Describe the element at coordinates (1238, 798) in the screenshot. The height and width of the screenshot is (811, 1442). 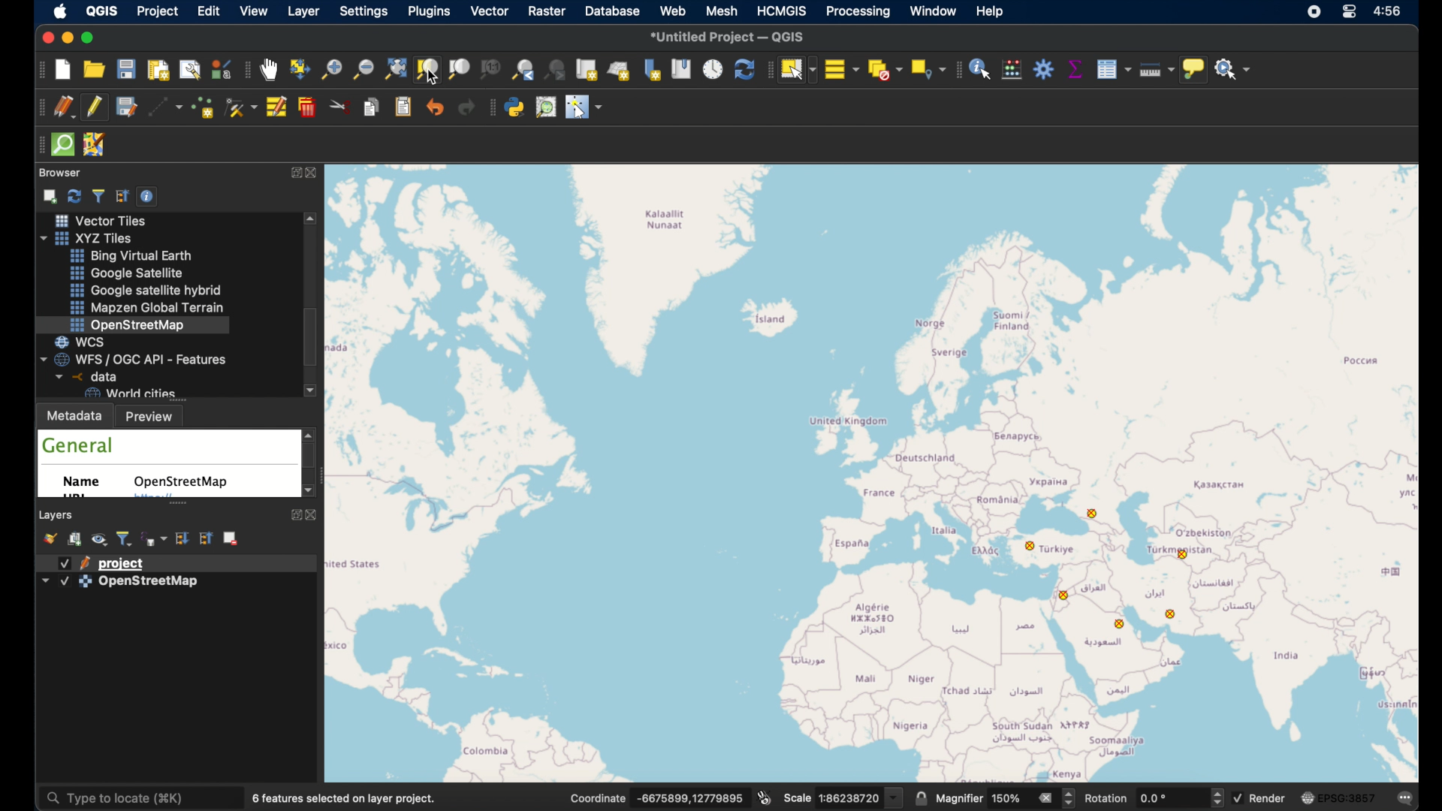
I see `checkbox` at that location.